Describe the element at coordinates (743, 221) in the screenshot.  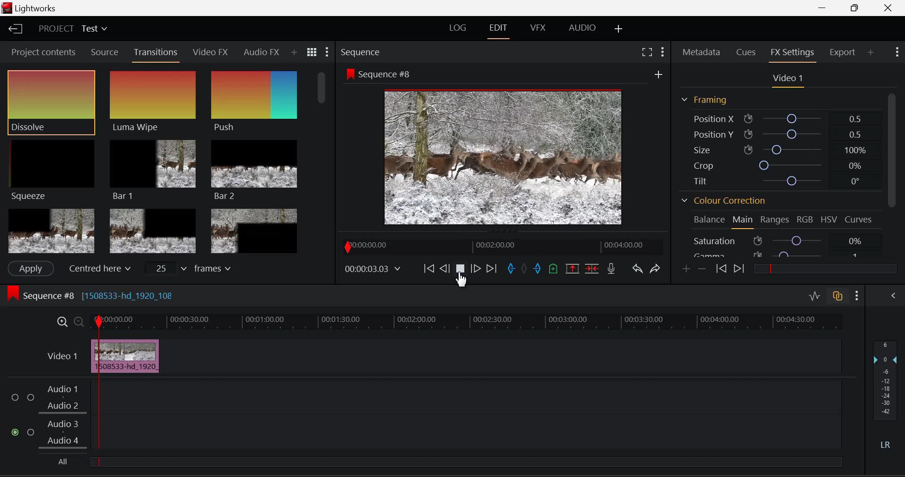
I see `Main` at that location.